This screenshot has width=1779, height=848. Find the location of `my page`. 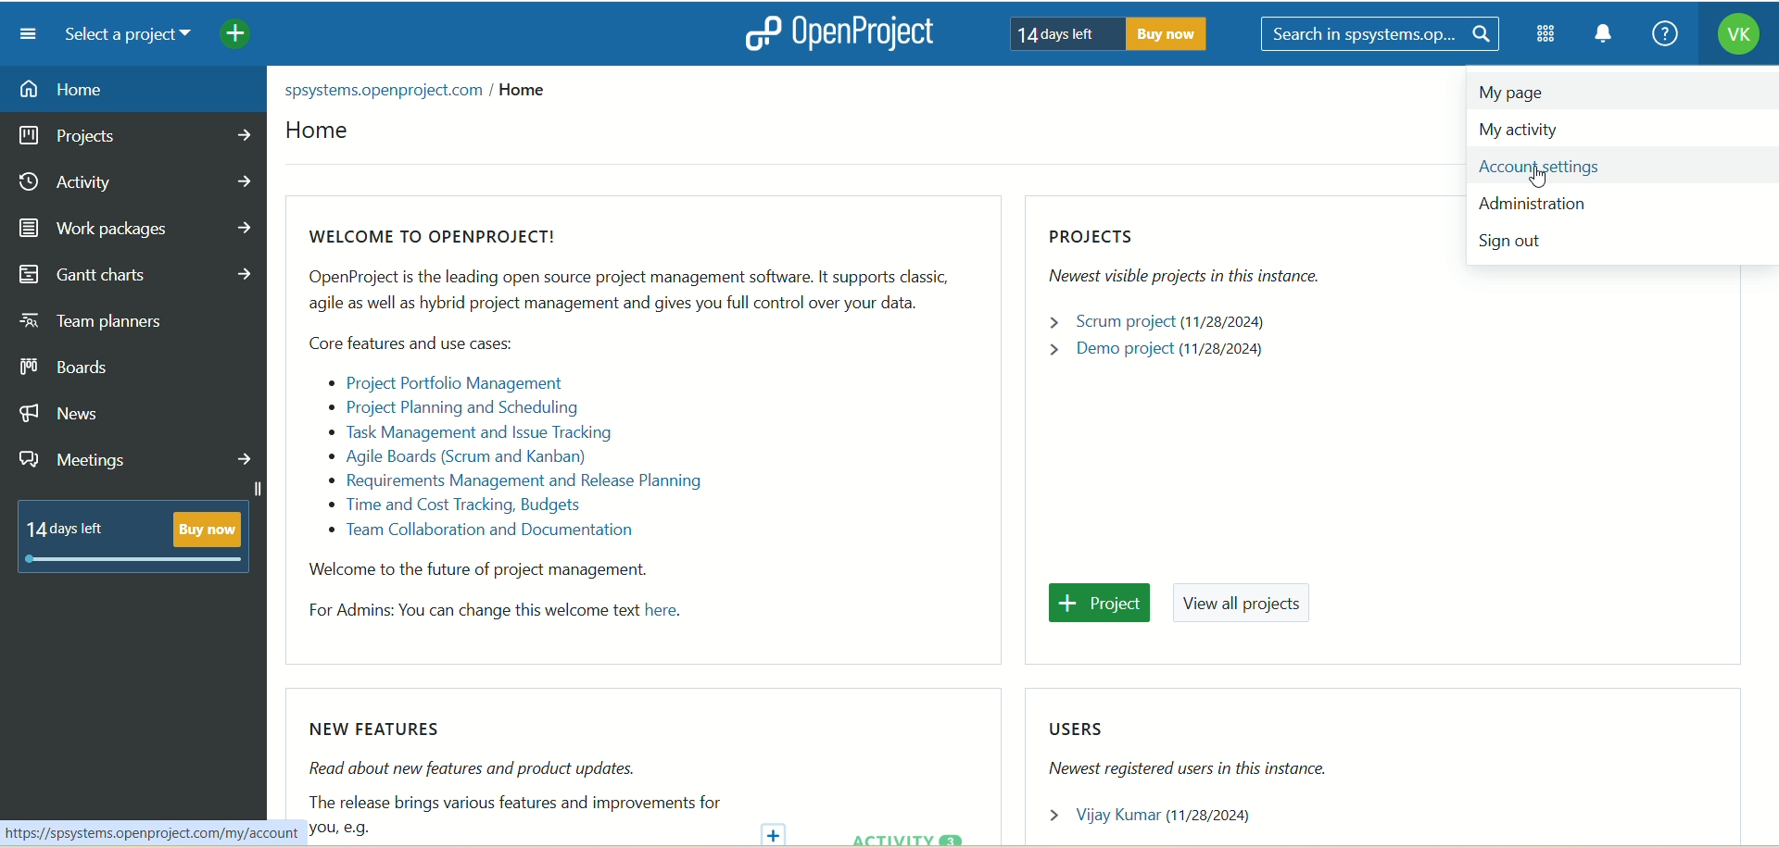

my page is located at coordinates (1509, 93).